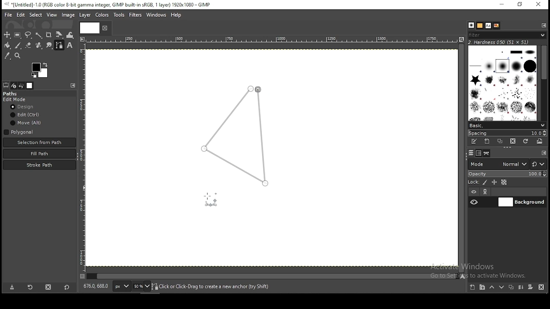 Image resolution: width=550 pixels, height=309 pixels. What do you see at coordinates (503, 42) in the screenshot?
I see `2. hardness 050 (51x51)` at bounding box center [503, 42].